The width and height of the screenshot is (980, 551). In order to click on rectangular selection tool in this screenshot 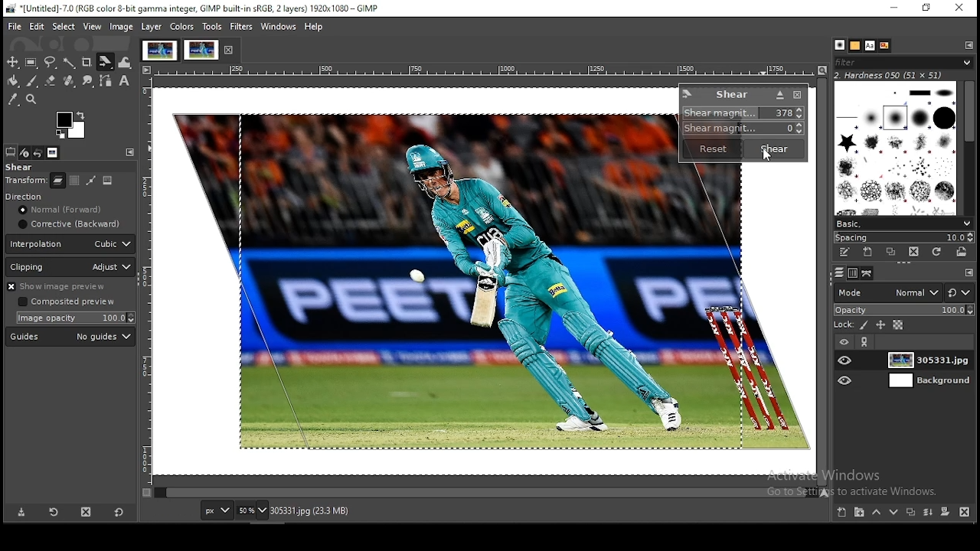, I will do `click(31, 63)`.